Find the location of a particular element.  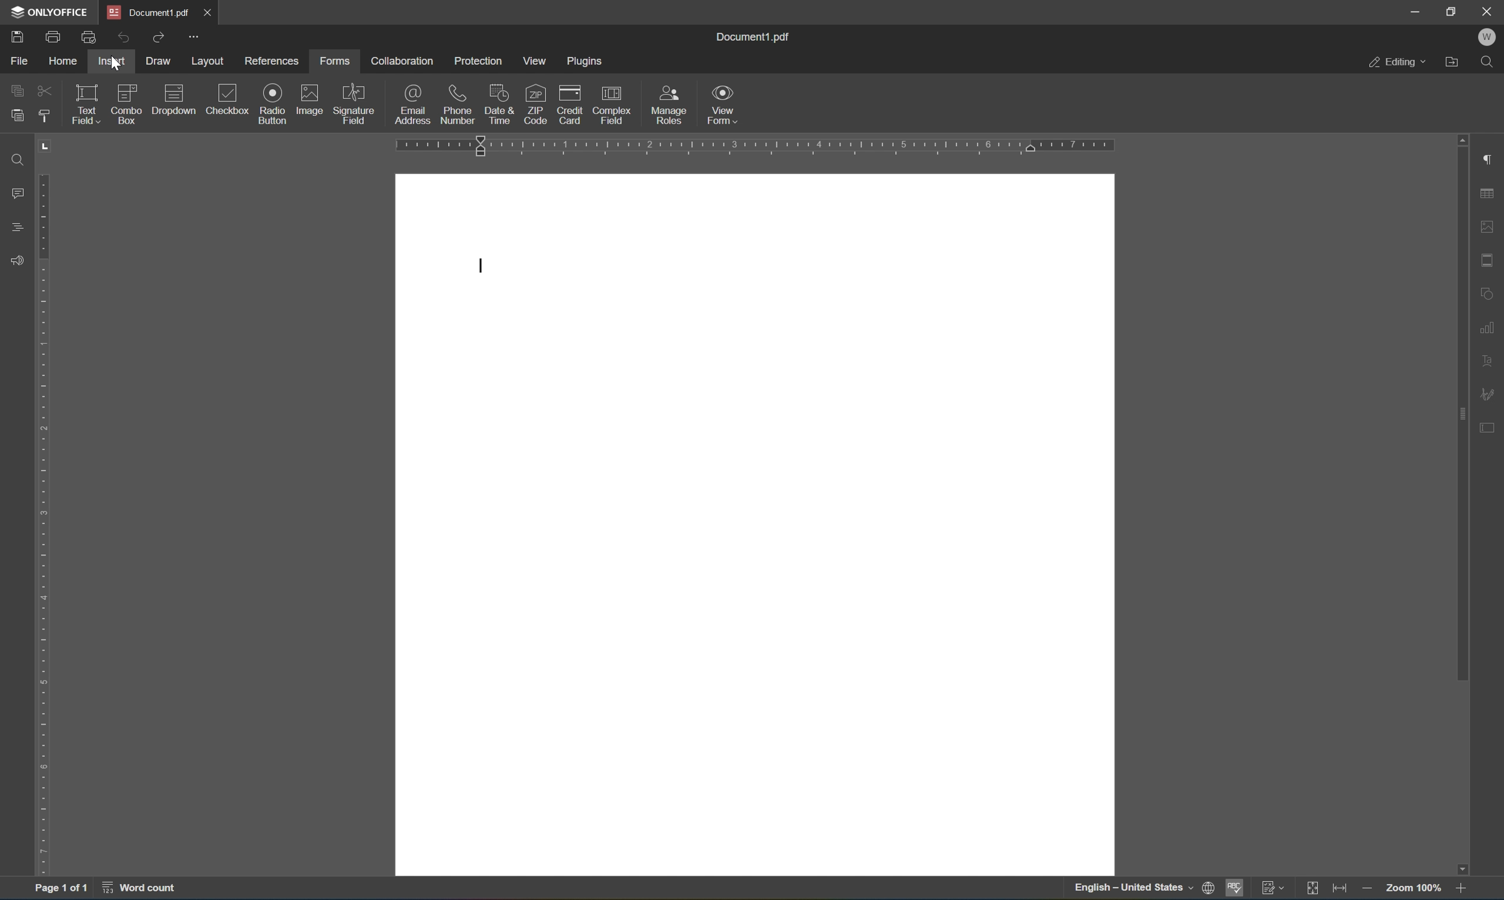

email address is located at coordinates (409, 104).